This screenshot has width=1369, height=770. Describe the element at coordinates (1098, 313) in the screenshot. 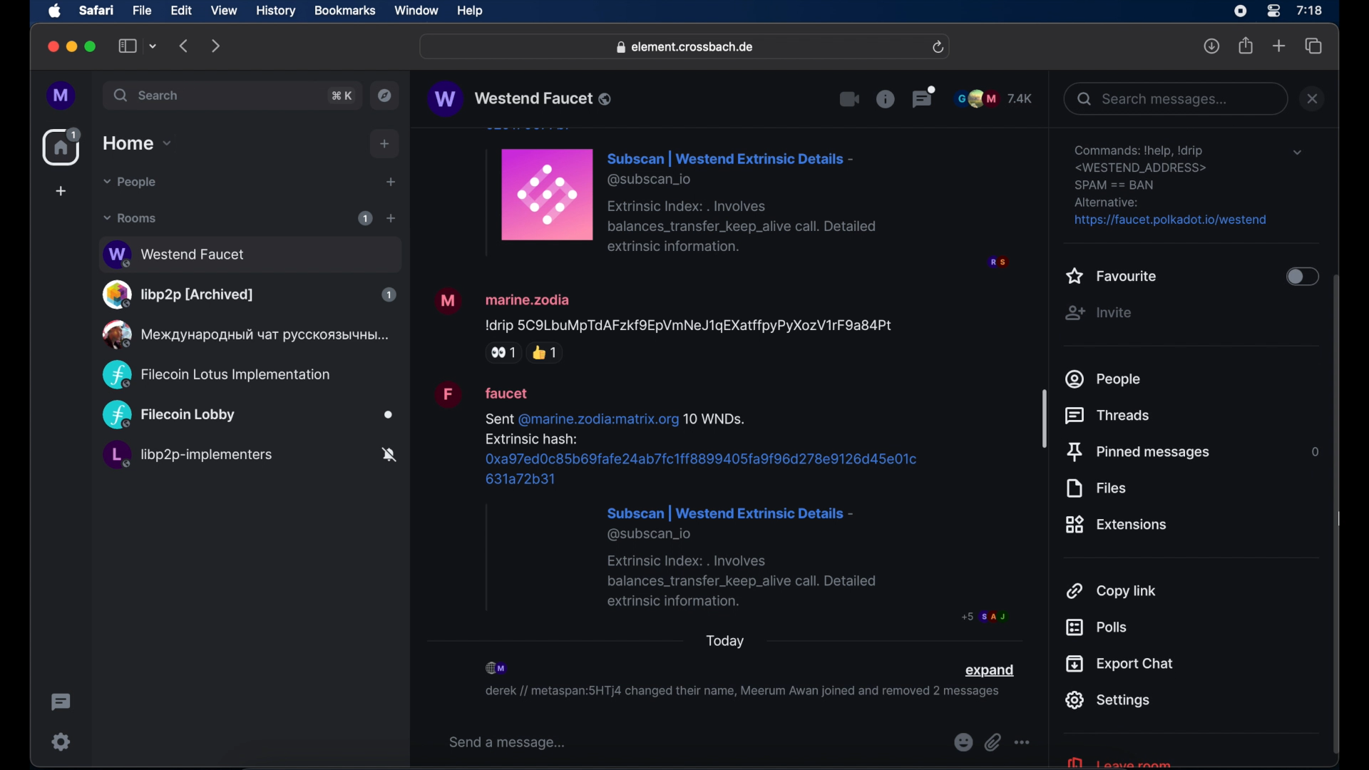

I see `invite` at that location.